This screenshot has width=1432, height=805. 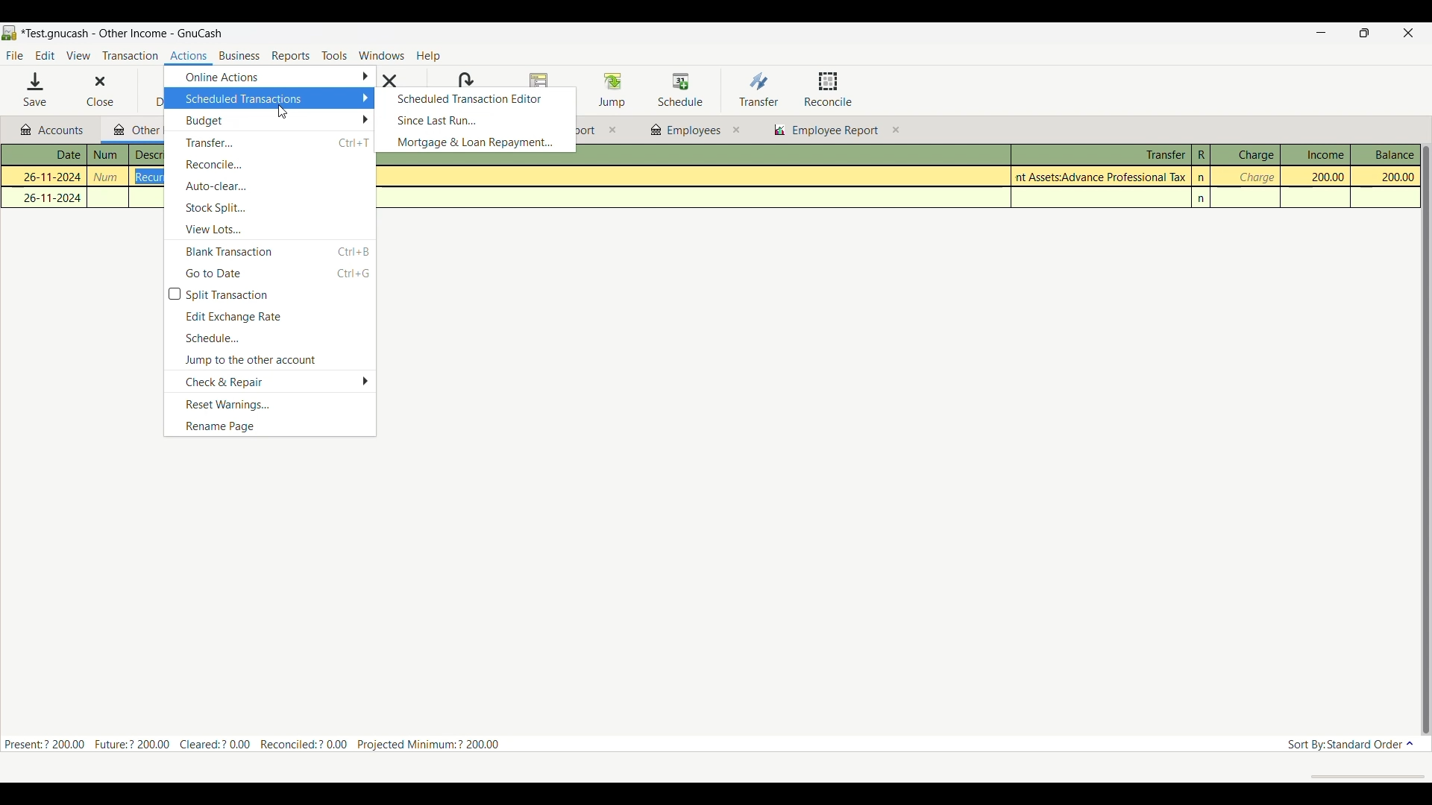 What do you see at coordinates (52, 155) in the screenshot?
I see `Date` at bounding box center [52, 155].